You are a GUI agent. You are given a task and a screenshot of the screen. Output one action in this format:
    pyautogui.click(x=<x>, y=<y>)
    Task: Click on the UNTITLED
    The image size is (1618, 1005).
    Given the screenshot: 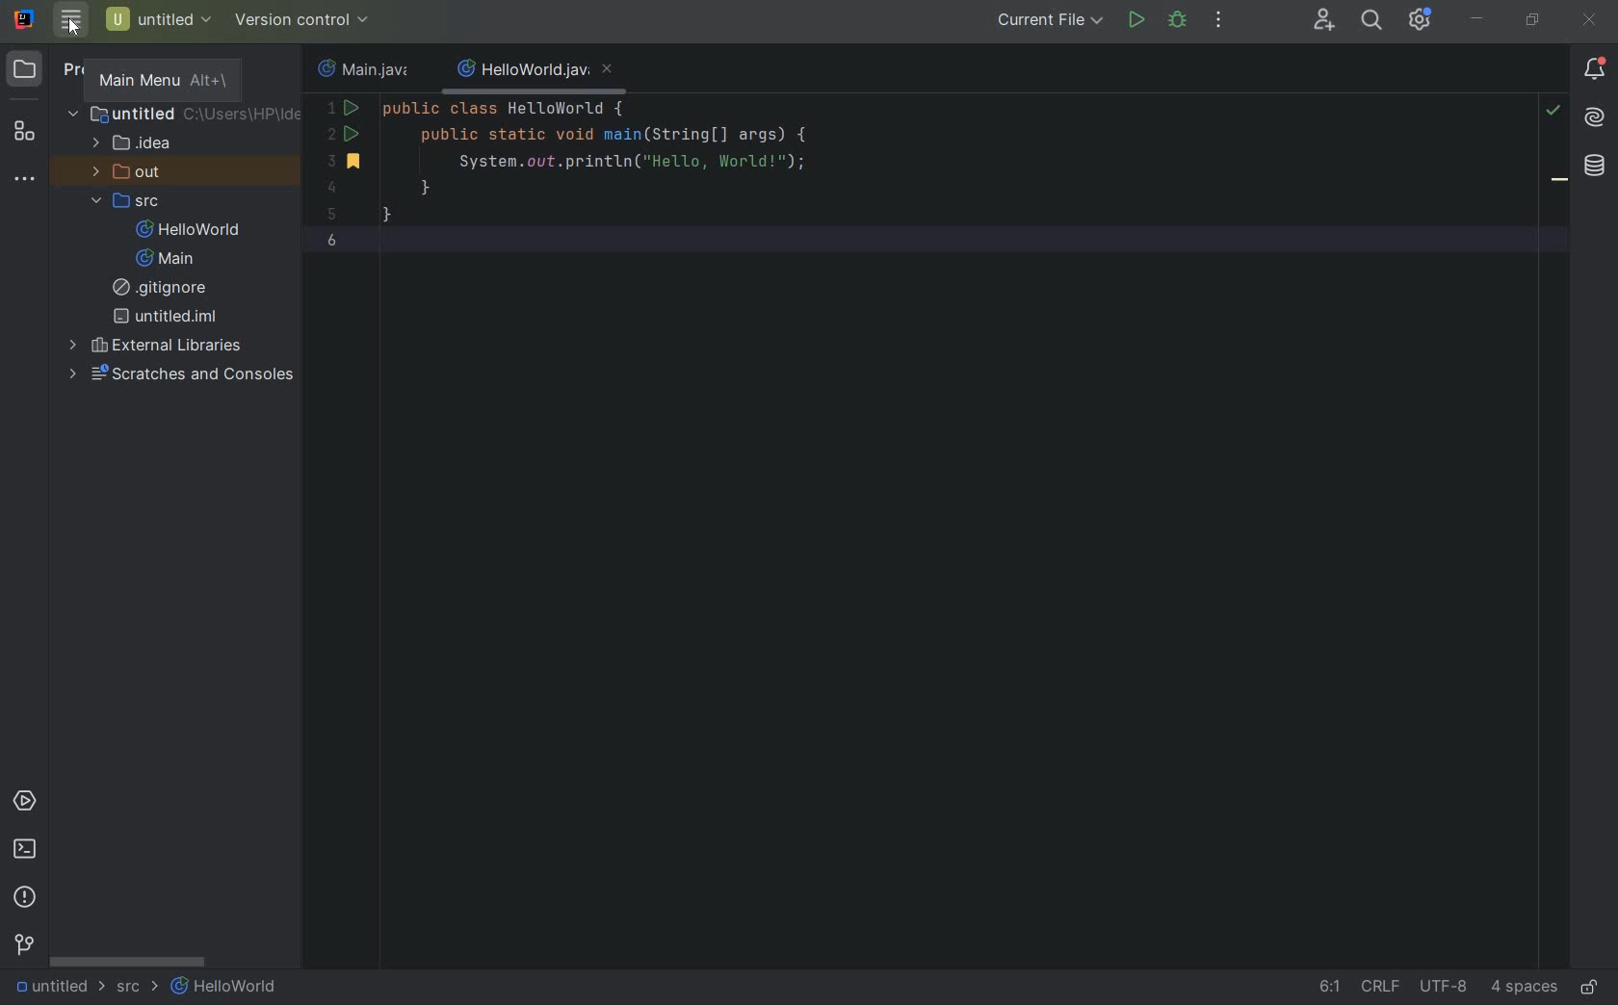 What is the action you would take?
    pyautogui.click(x=167, y=316)
    